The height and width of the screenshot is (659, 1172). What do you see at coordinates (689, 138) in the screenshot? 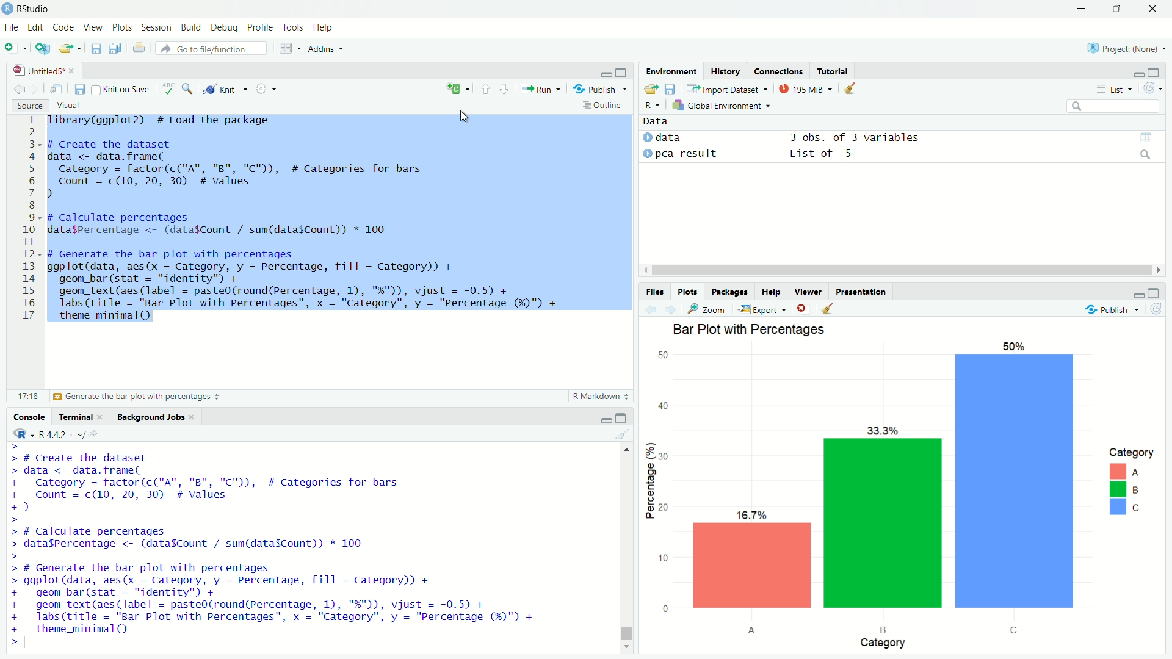
I see `data1 : data` at bounding box center [689, 138].